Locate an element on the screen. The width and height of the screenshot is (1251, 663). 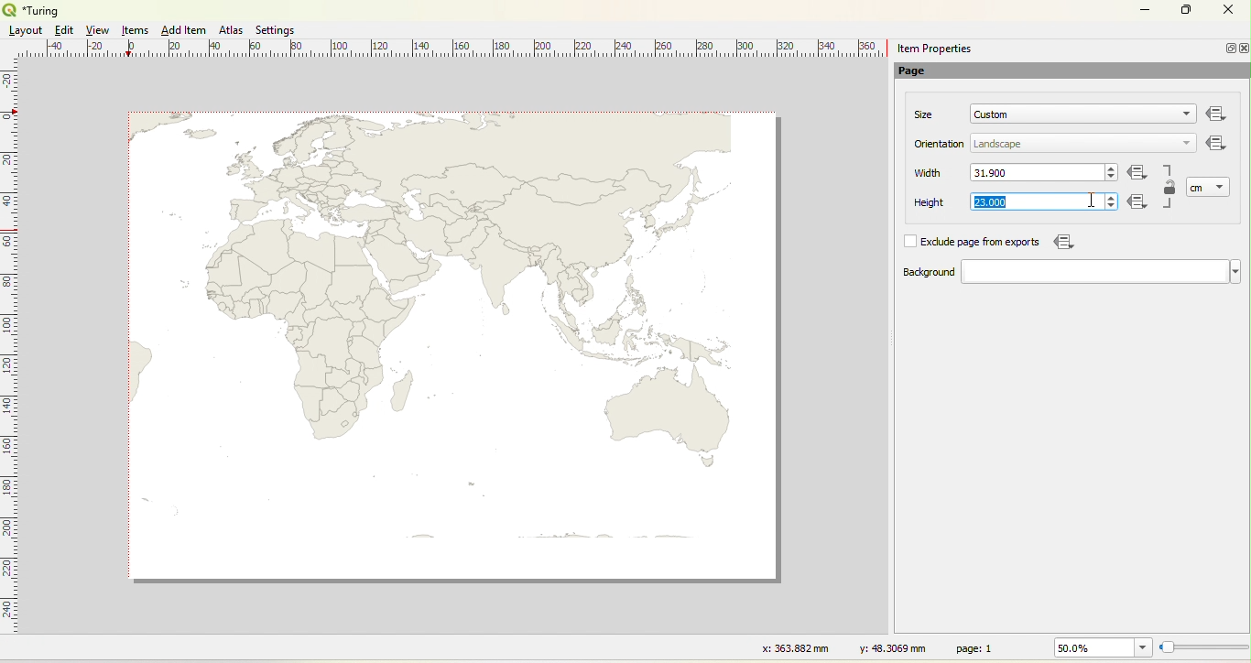
Close is located at coordinates (1227, 12).